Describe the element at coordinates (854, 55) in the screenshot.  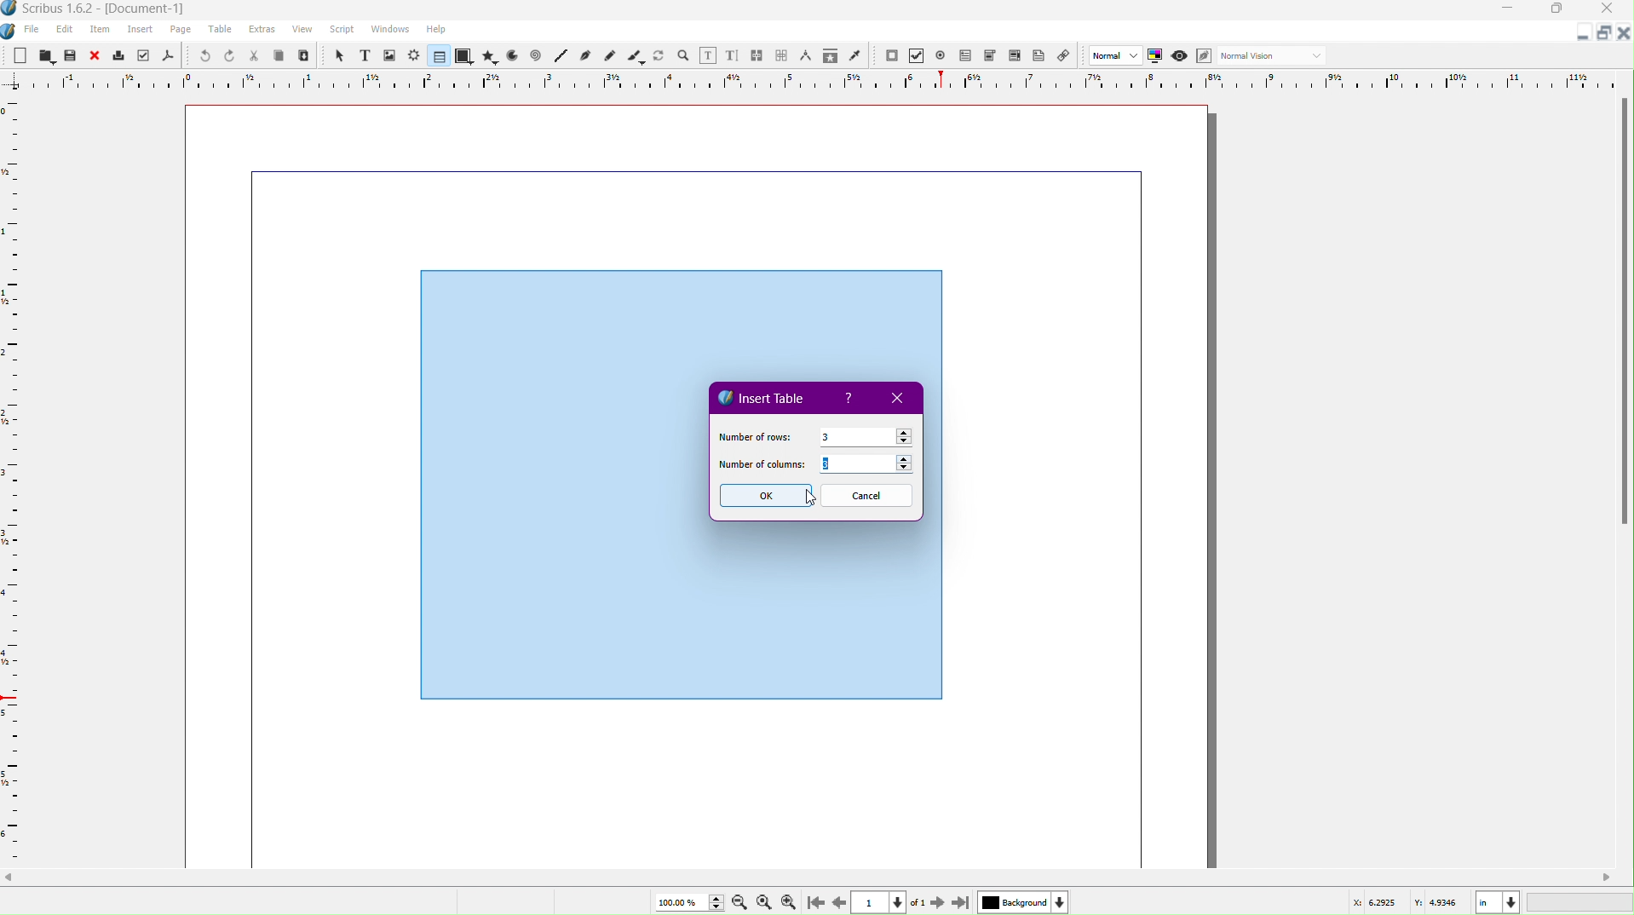
I see `Eye Dropper` at that location.